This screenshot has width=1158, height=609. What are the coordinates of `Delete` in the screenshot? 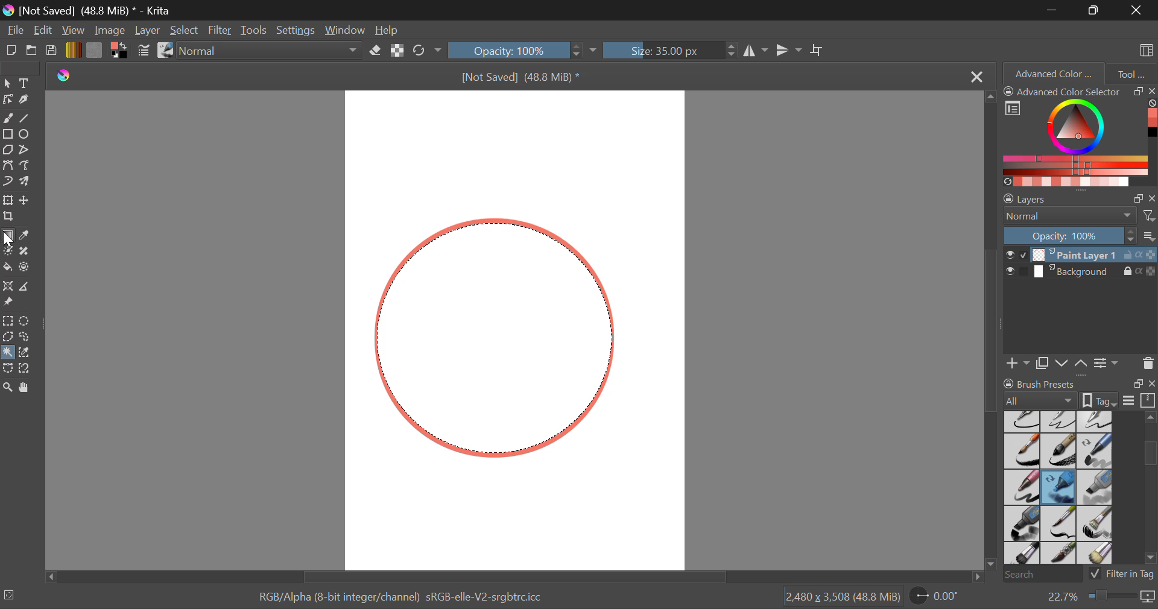 It's located at (1148, 363).